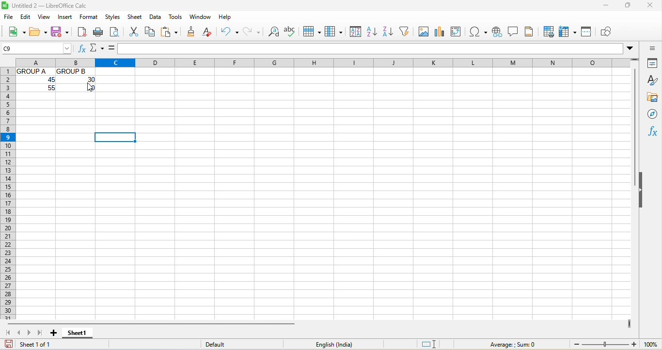 The width and height of the screenshot is (662, 350). What do you see at coordinates (136, 17) in the screenshot?
I see `sheet` at bounding box center [136, 17].